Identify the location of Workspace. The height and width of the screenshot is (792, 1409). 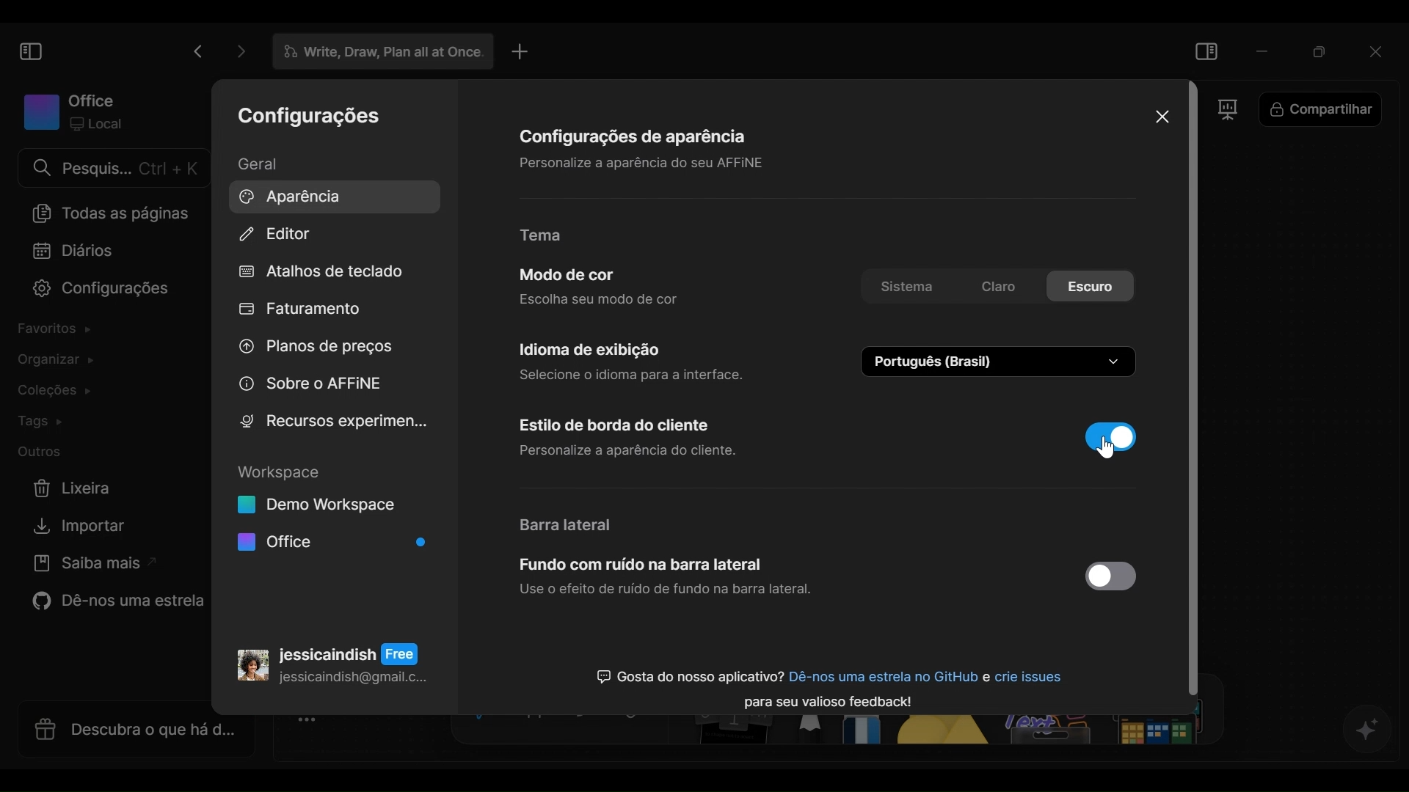
(73, 111).